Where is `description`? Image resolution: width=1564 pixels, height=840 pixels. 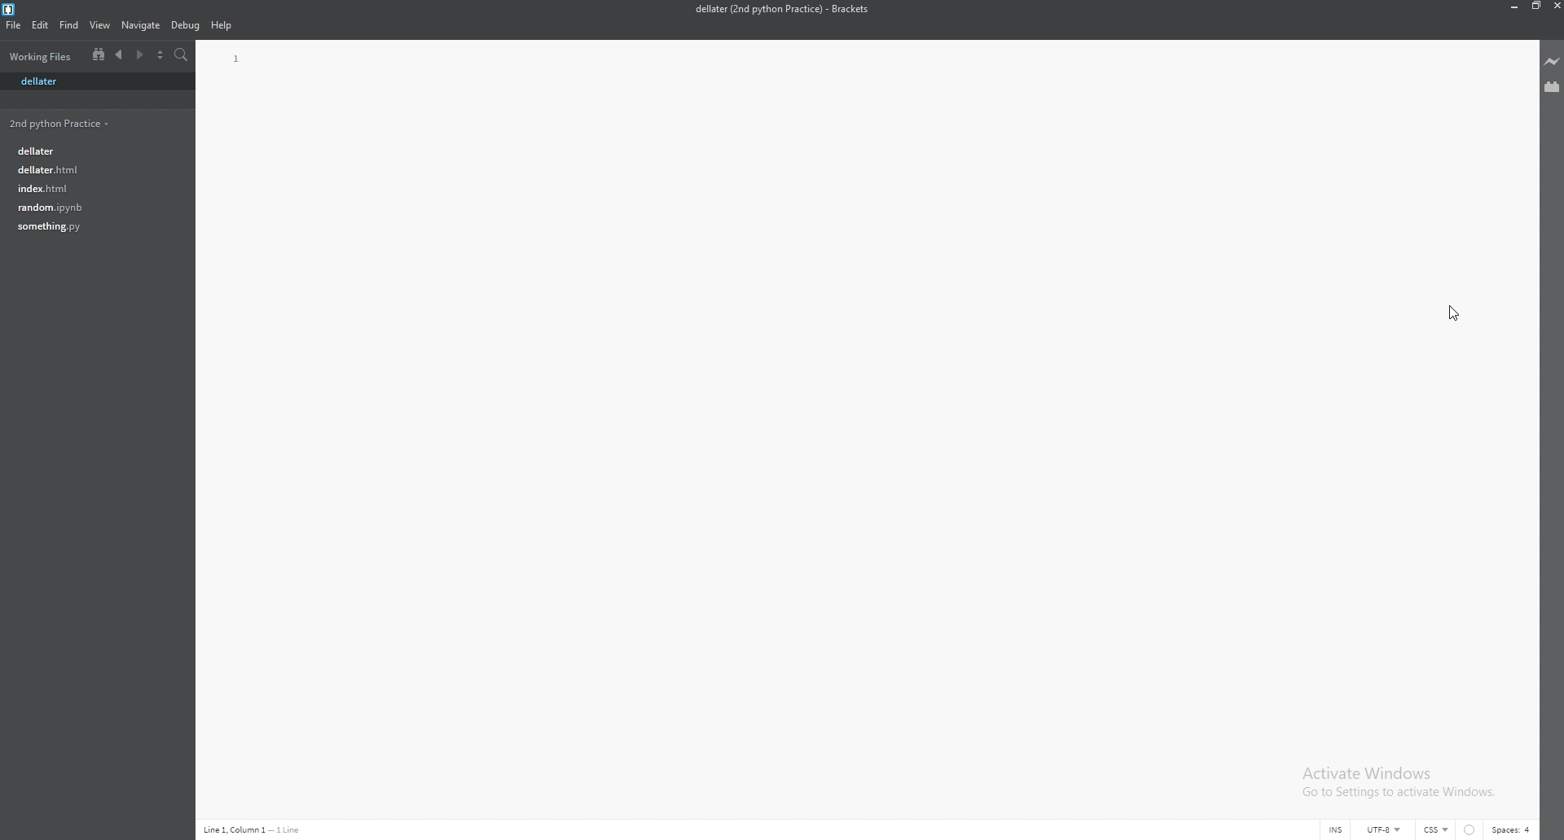 description is located at coordinates (254, 829).